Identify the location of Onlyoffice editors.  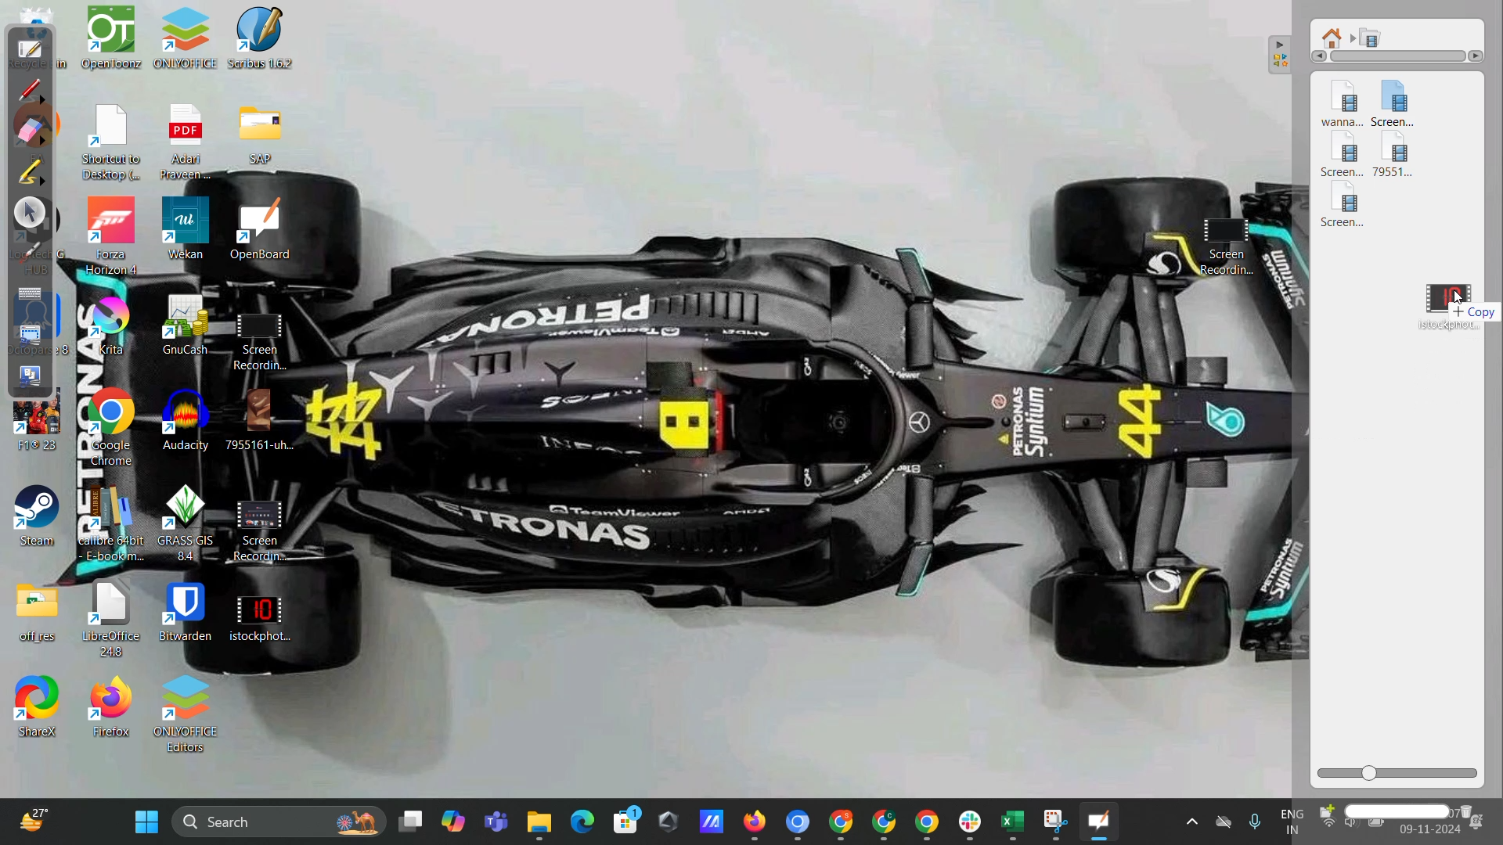
(192, 714).